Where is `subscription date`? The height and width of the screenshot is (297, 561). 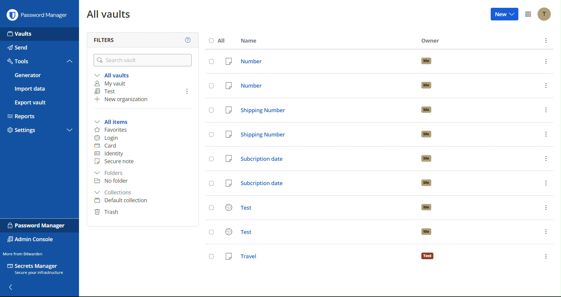
subscription date is located at coordinates (316, 158).